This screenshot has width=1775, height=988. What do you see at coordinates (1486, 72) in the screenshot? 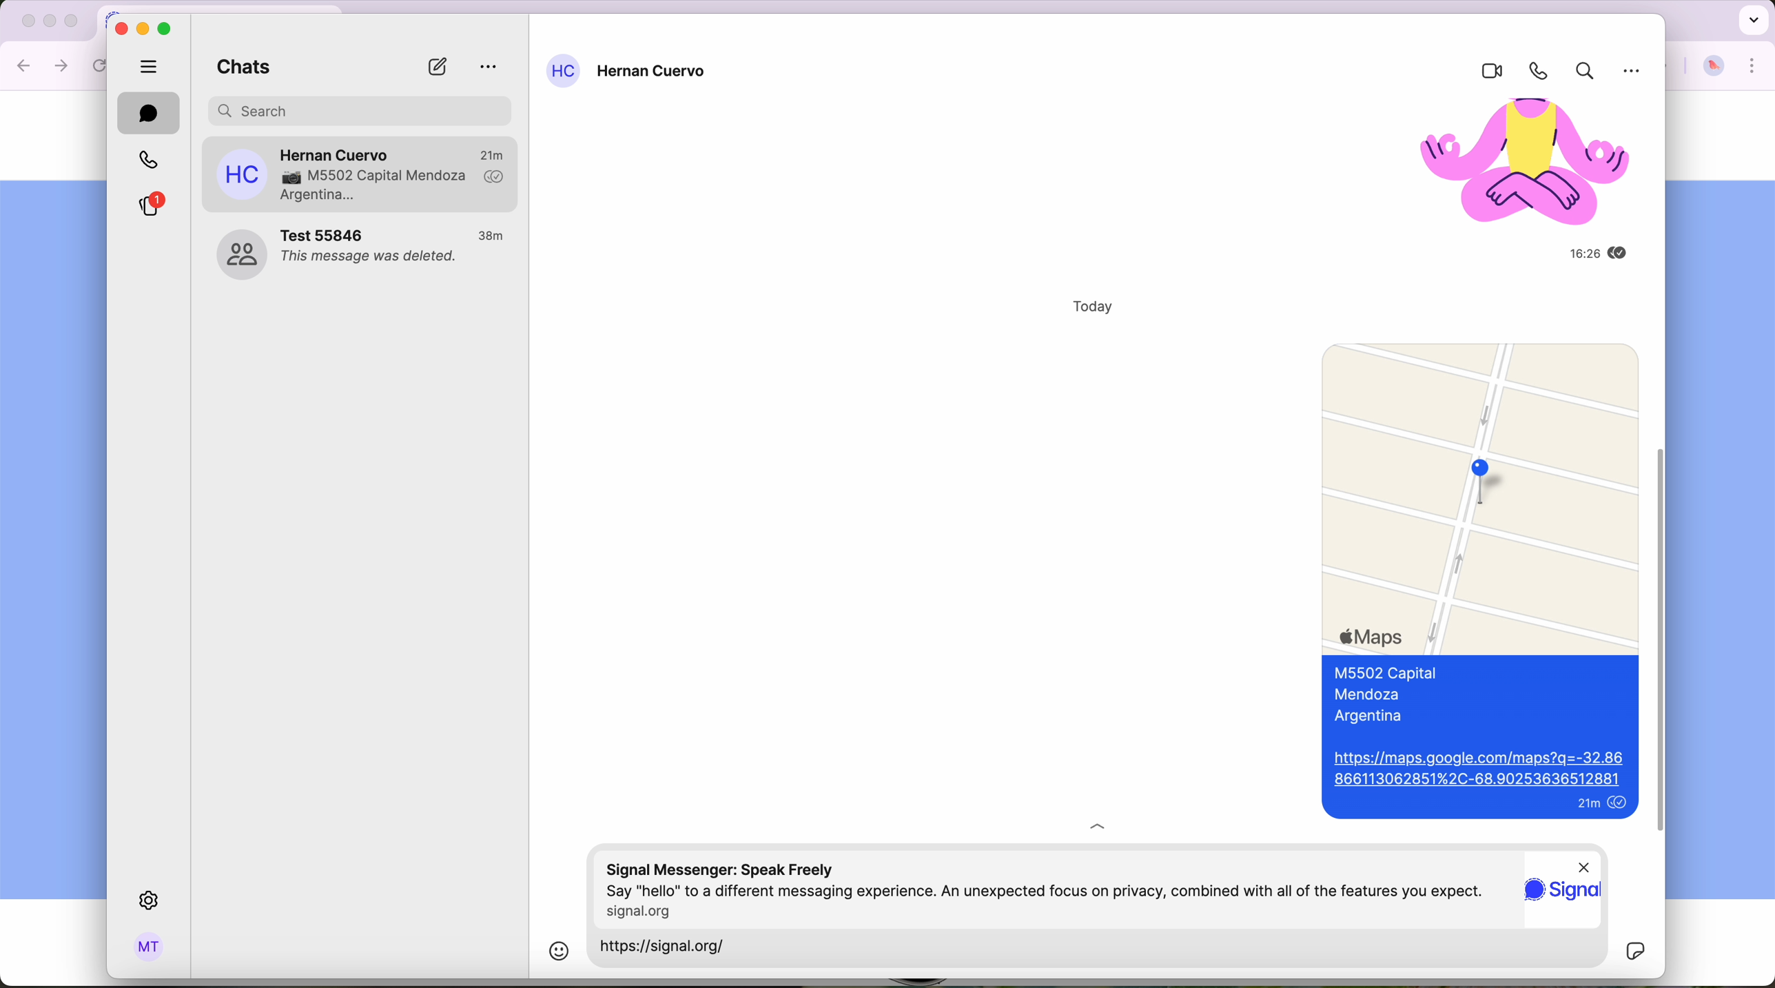
I see `video call` at bounding box center [1486, 72].